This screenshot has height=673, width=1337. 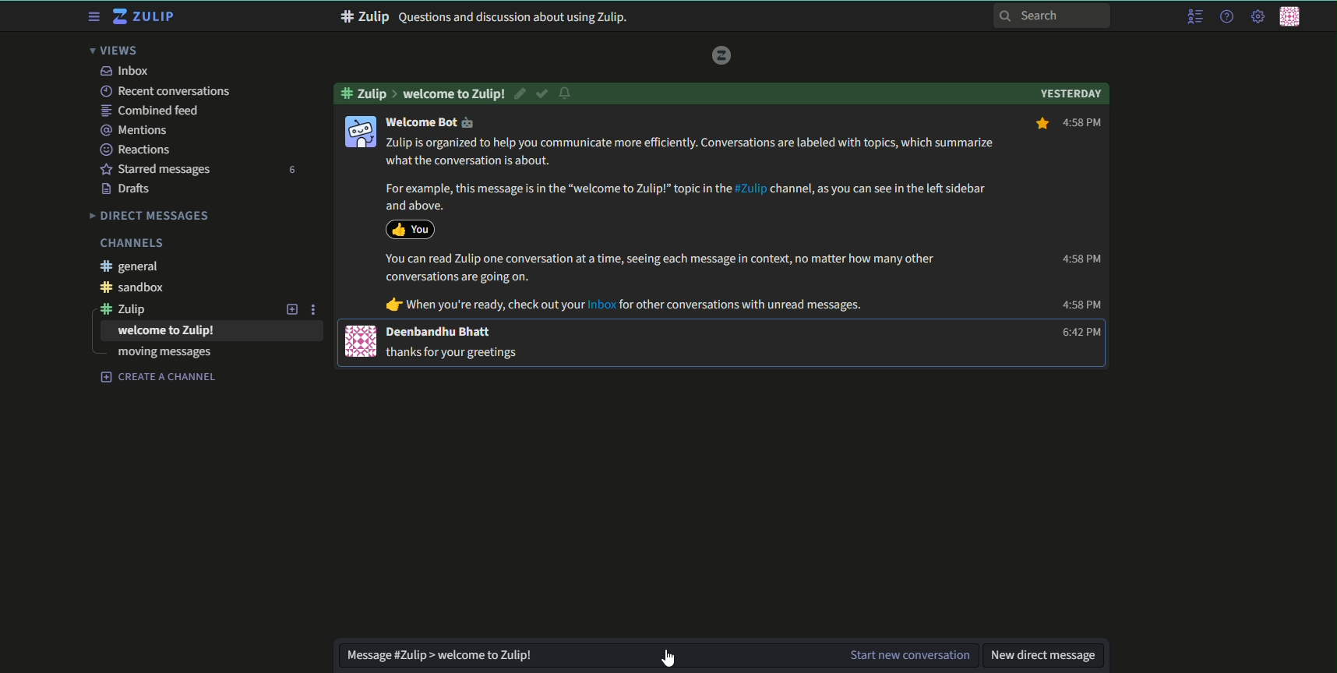 I want to click on number, so click(x=291, y=170).